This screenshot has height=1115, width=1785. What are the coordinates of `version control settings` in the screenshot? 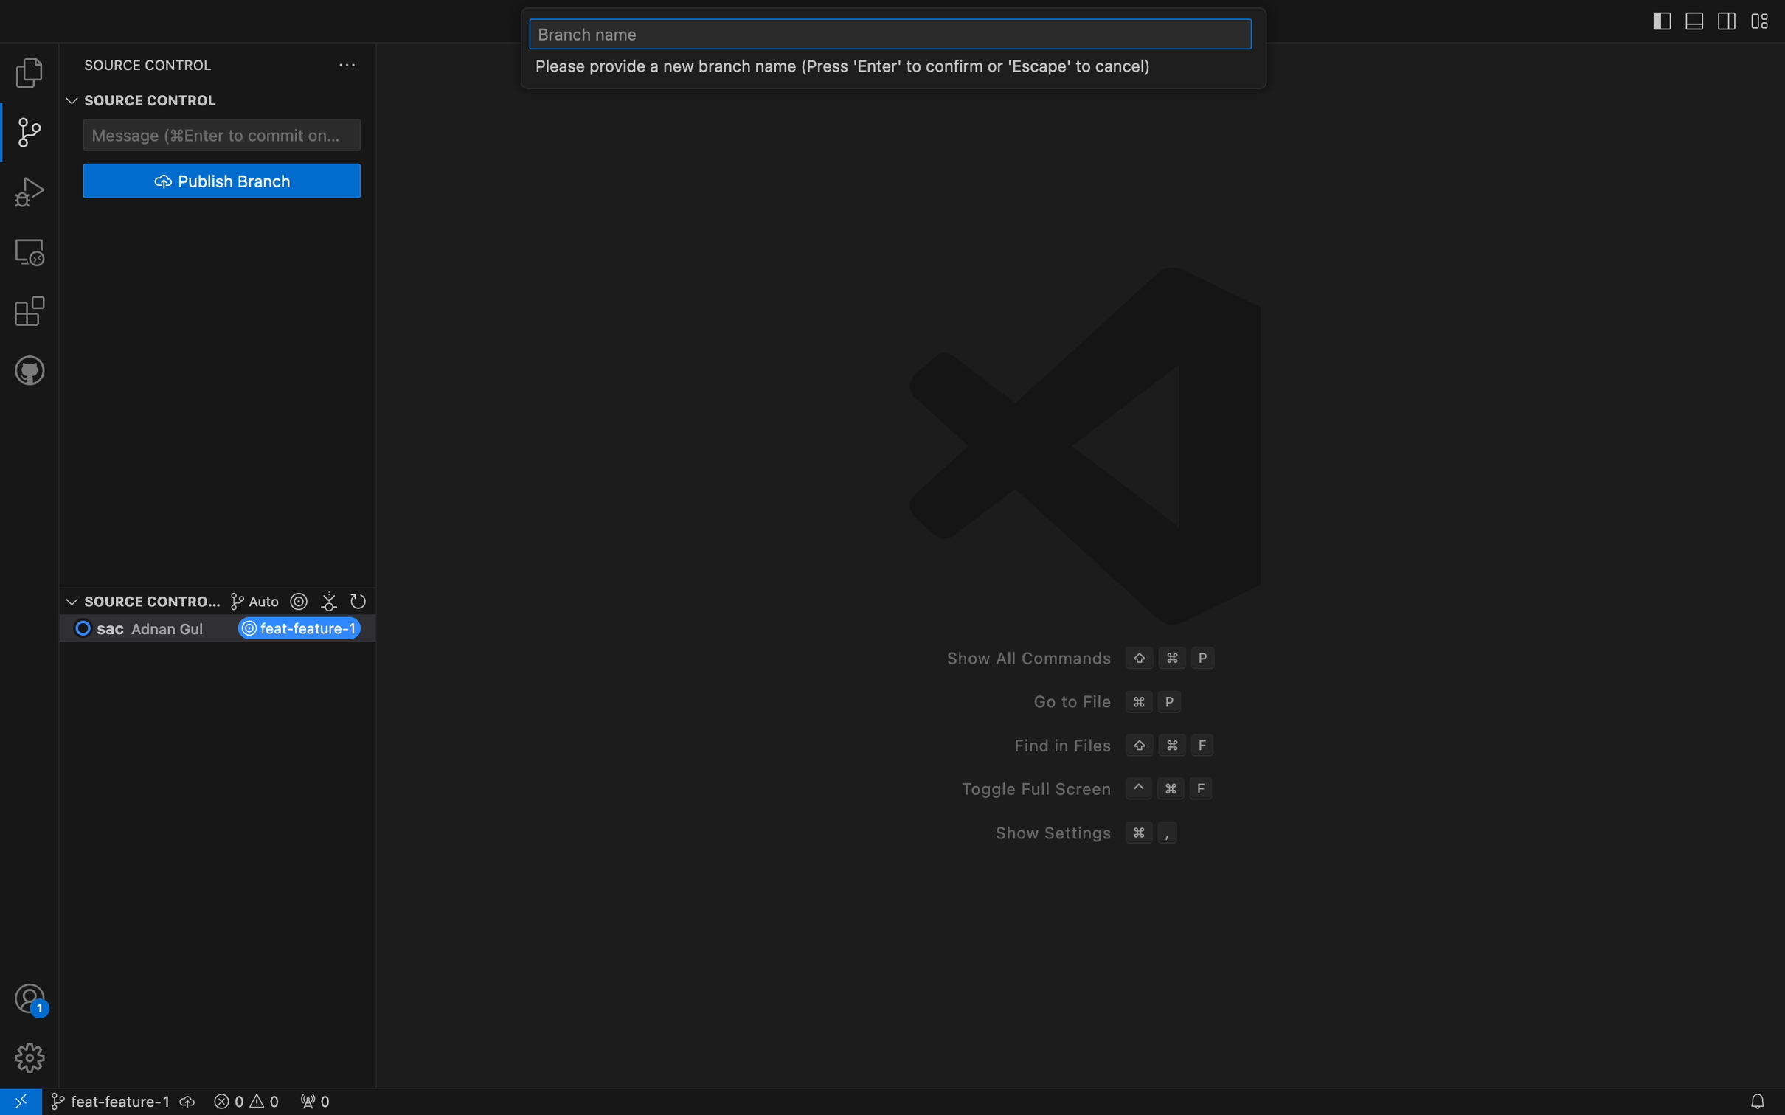 It's located at (350, 65).